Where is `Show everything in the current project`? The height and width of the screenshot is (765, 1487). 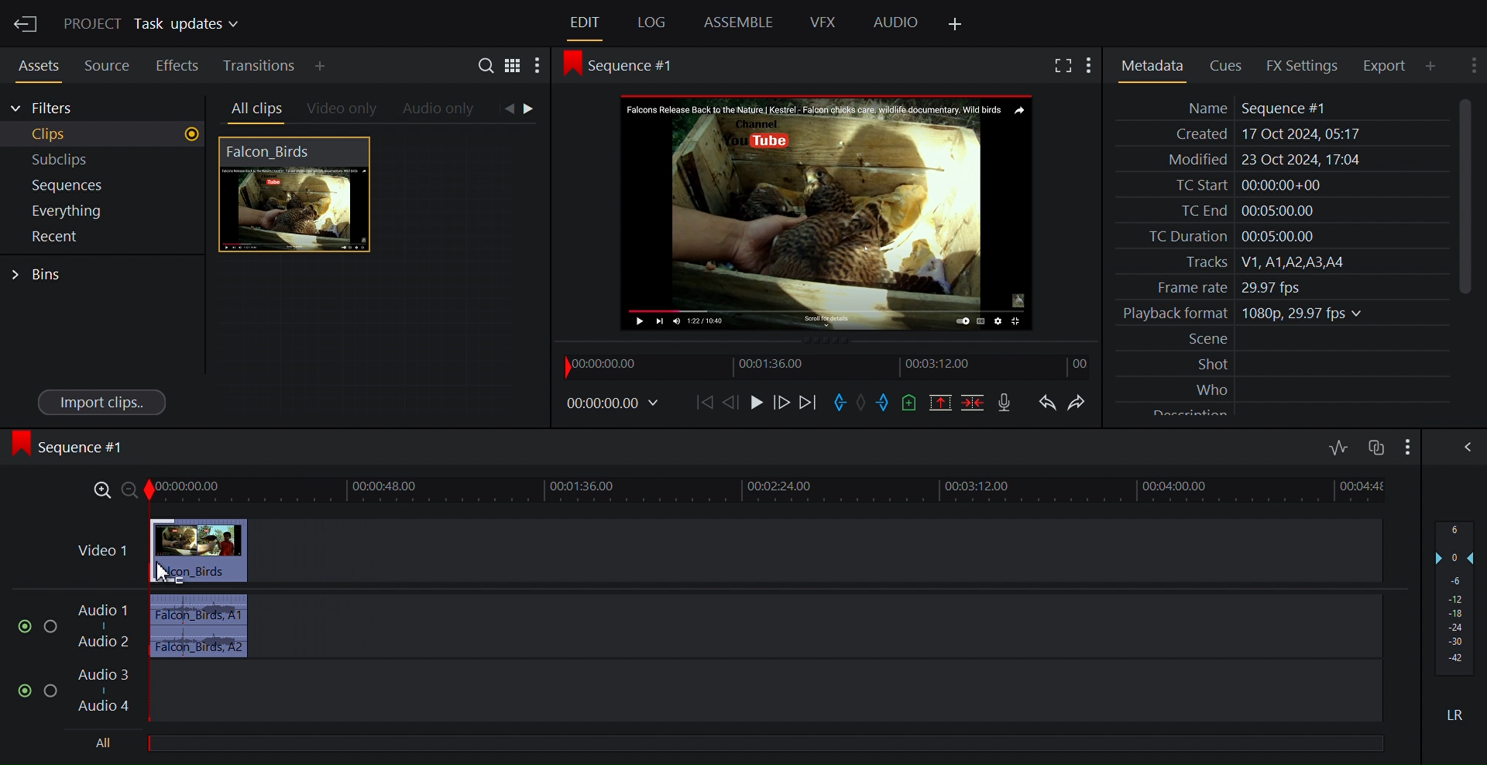
Show everything in the current project is located at coordinates (101, 211).